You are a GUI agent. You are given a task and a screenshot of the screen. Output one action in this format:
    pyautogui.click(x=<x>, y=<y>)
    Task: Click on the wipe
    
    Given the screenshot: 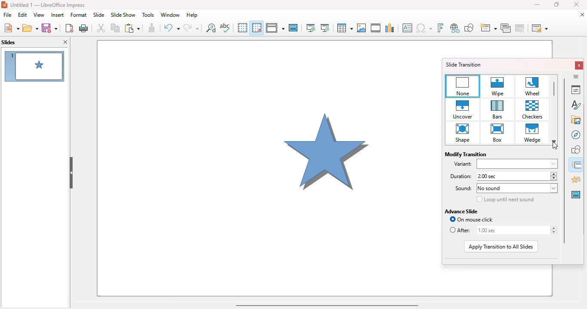 What is the action you would take?
    pyautogui.click(x=498, y=86)
    